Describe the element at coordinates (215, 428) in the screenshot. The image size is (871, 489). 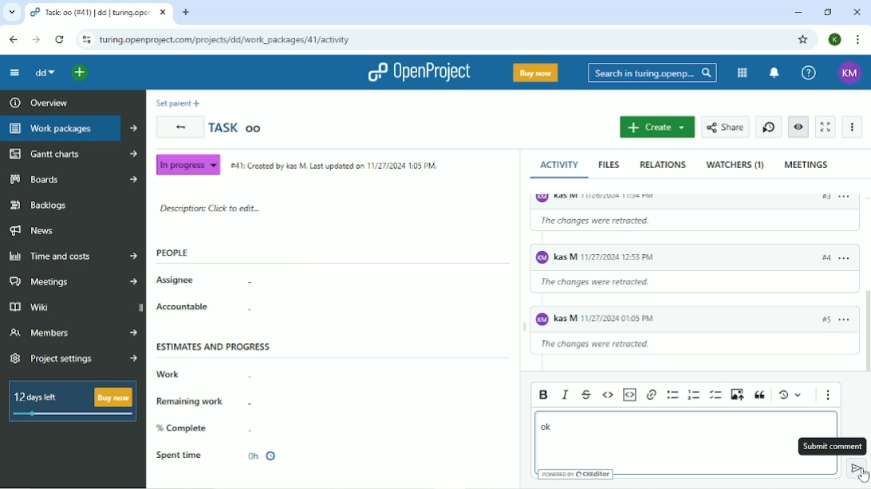
I see `% Complete` at that location.